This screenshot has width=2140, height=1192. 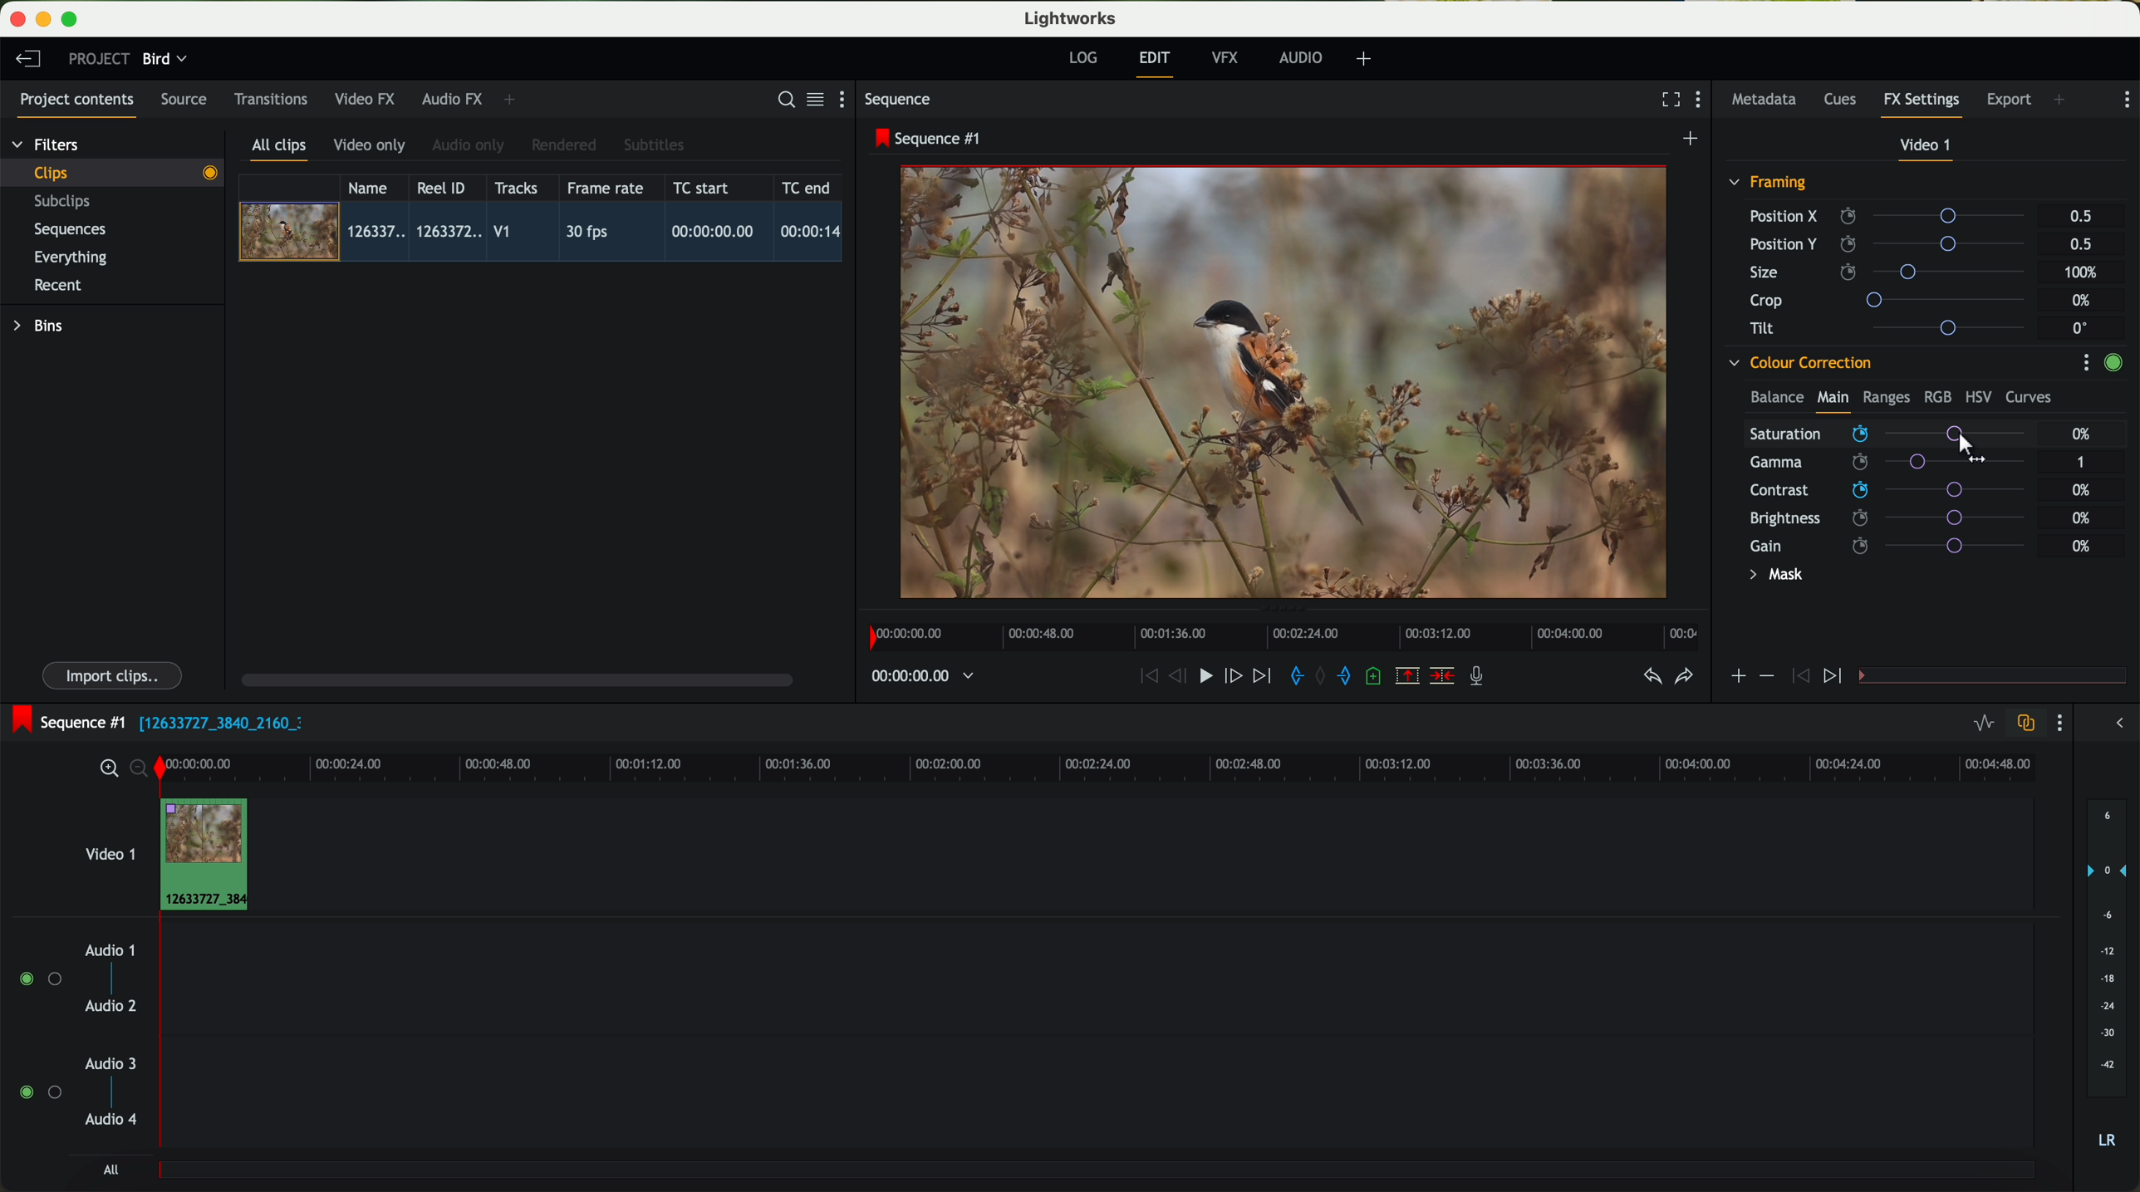 I want to click on video preview, so click(x=1292, y=384).